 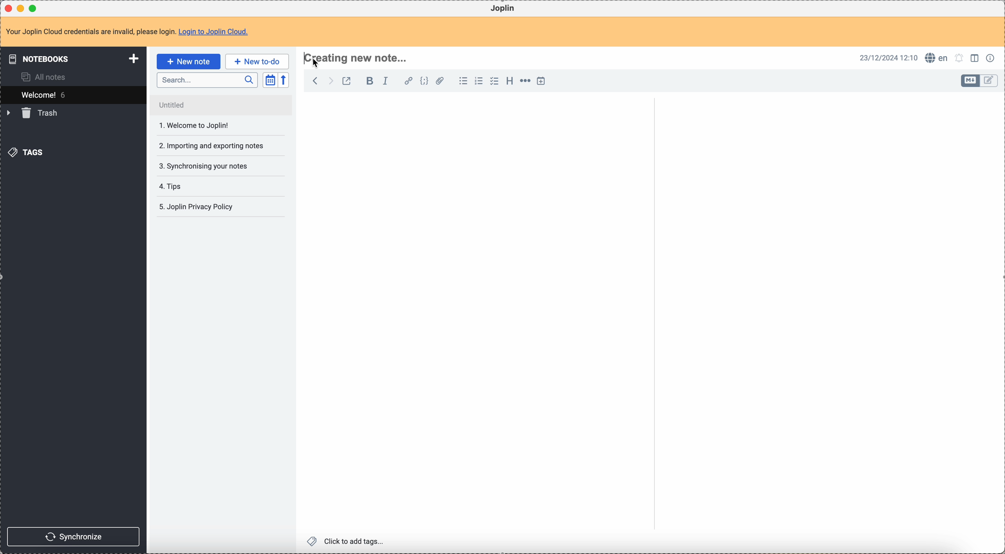 What do you see at coordinates (991, 58) in the screenshot?
I see `note properties` at bounding box center [991, 58].